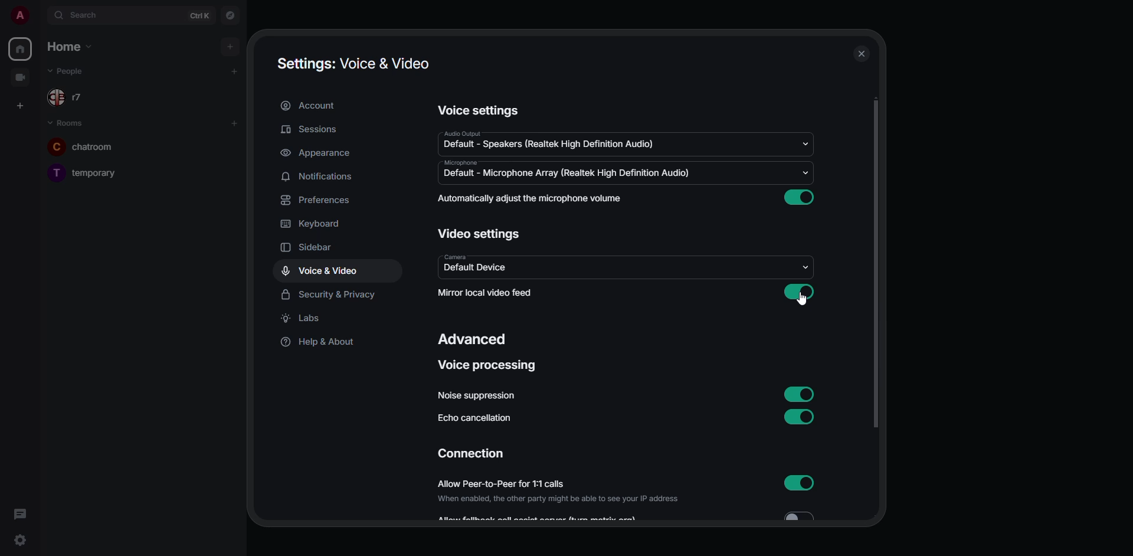 This screenshot has height=556, width=1133. I want to click on appearance, so click(316, 154).